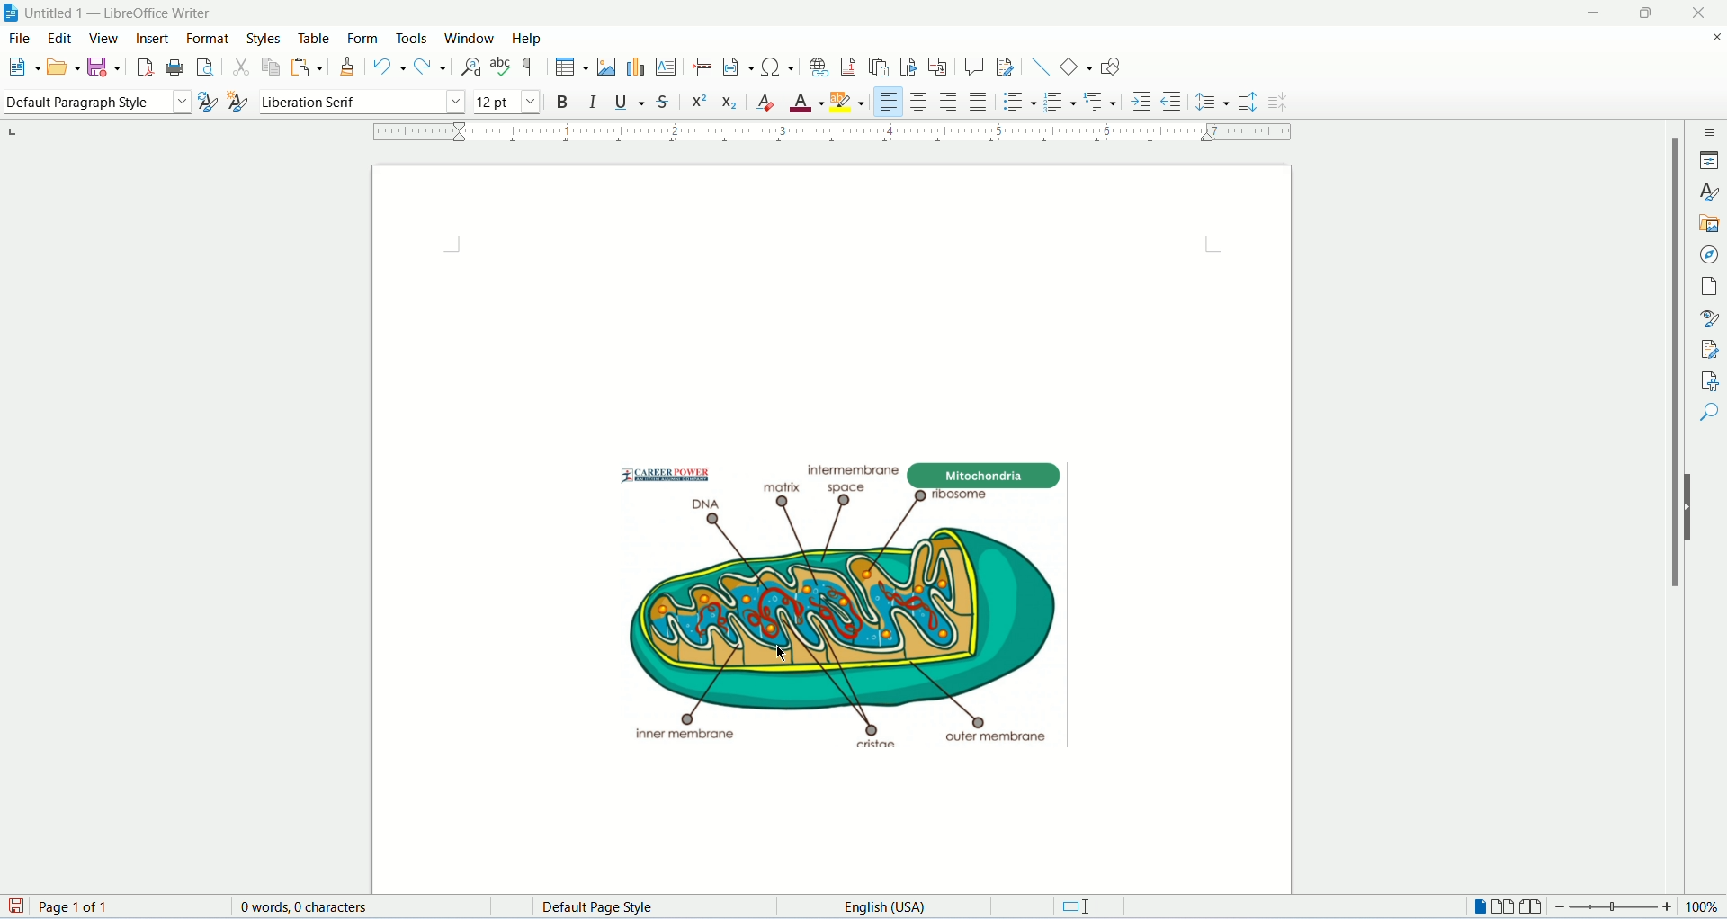  Describe the element at coordinates (1099, 103) in the screenshot. I see `outline format` at that location.